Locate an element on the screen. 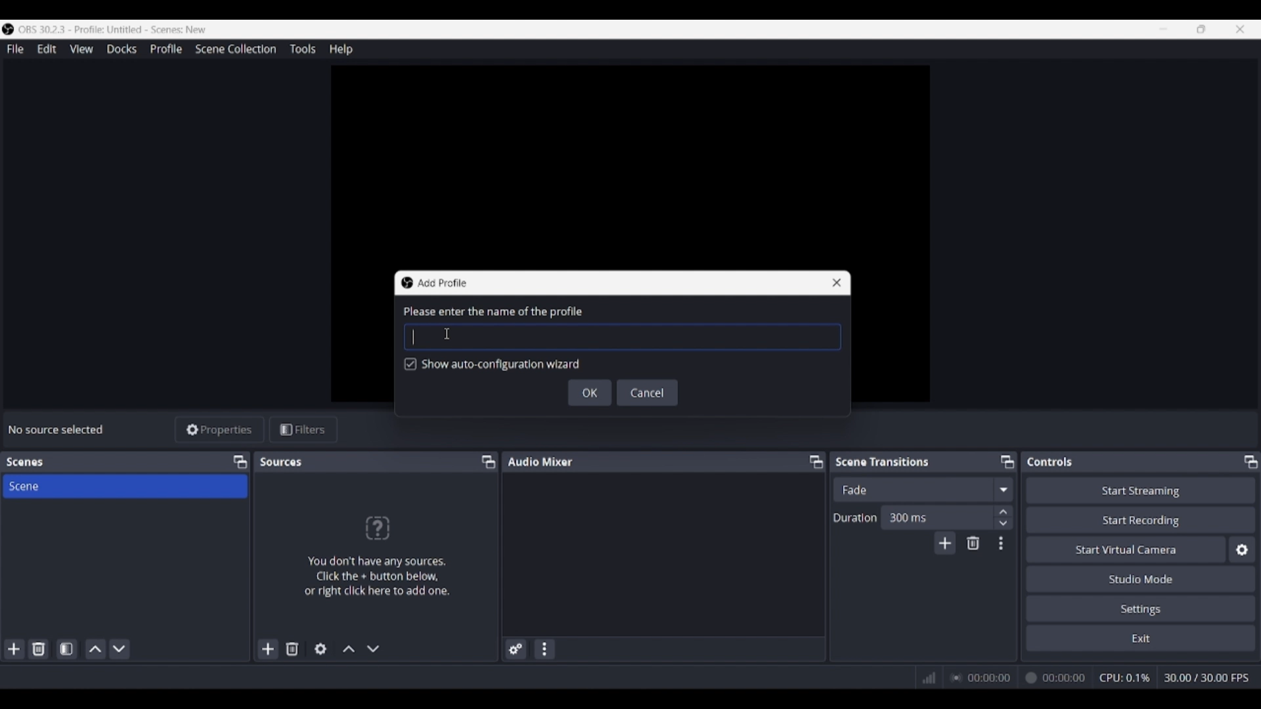 This screenshot has height=709, width=1261. Recording duration is located at coordinates (1017, 678).